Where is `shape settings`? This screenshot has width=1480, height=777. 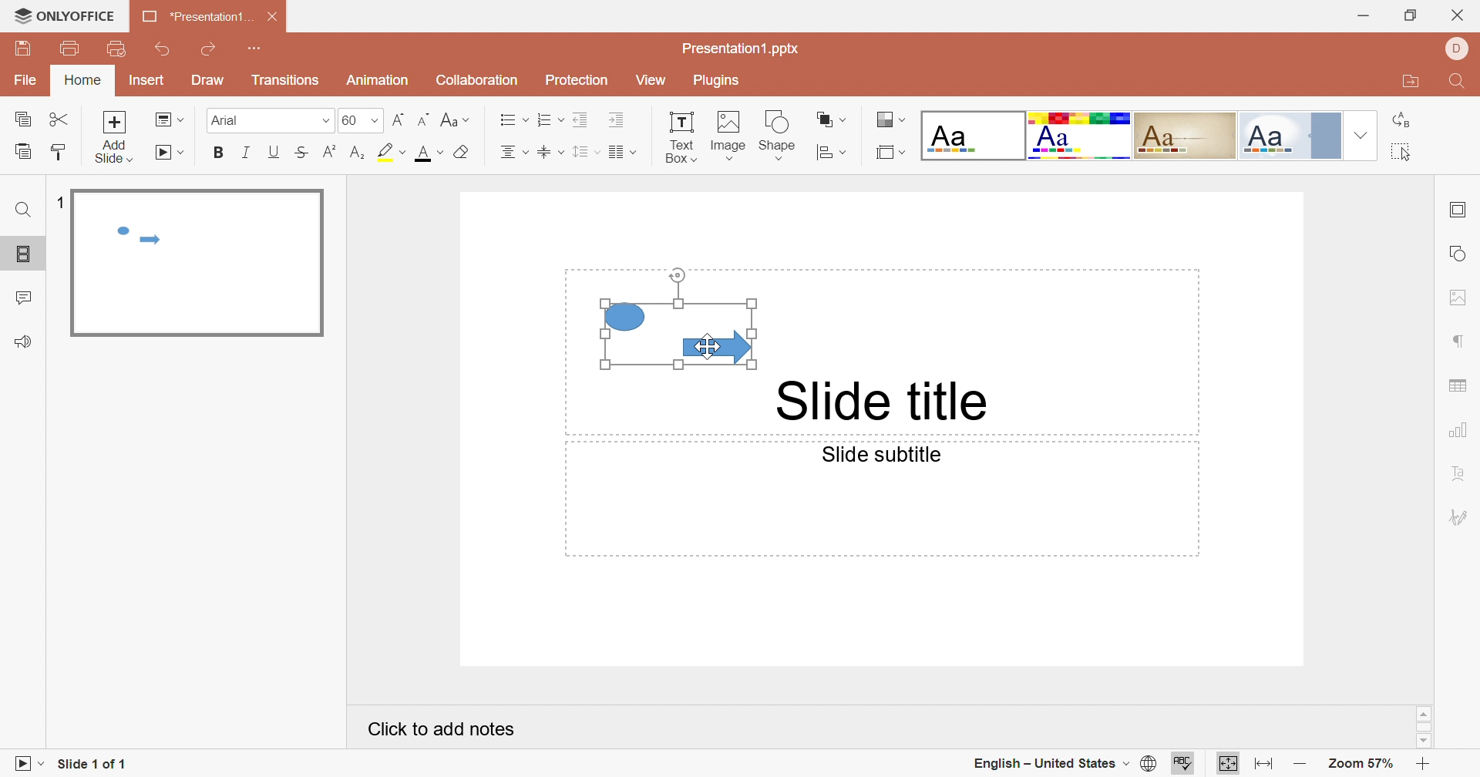
shape settings is located at coordinates (1456, 256).